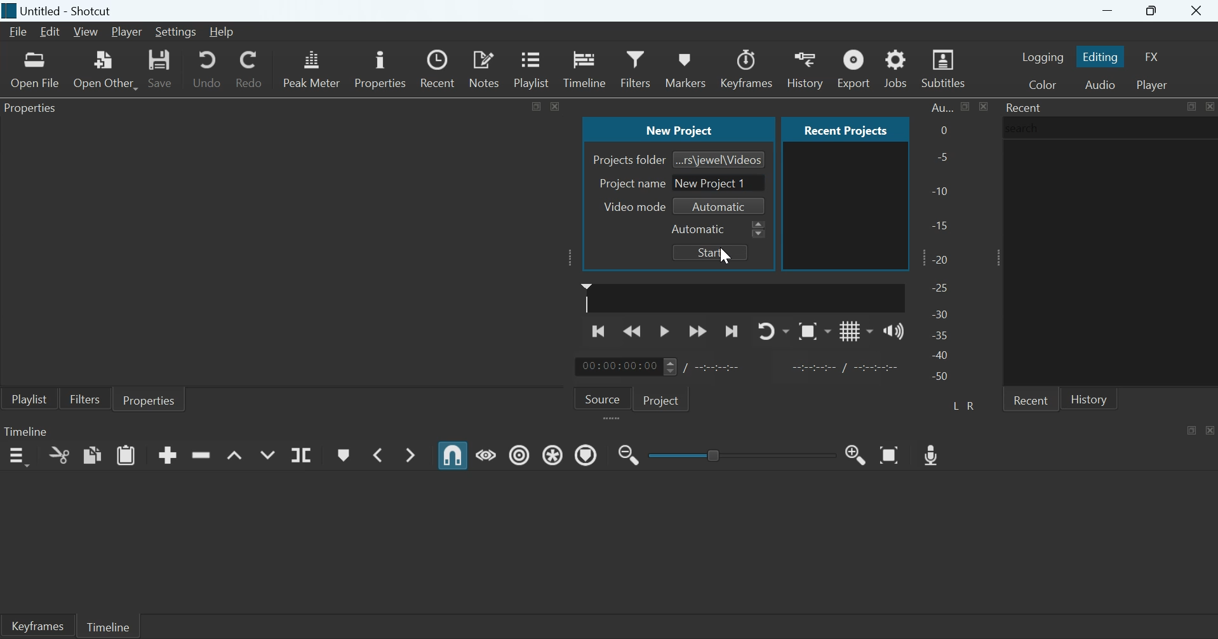 The width and height of the screenshot is (1218, 639). What do you see at coordinates (453, 455) in the screenshot?
I see `Snap` at bounding box center [453, 455].